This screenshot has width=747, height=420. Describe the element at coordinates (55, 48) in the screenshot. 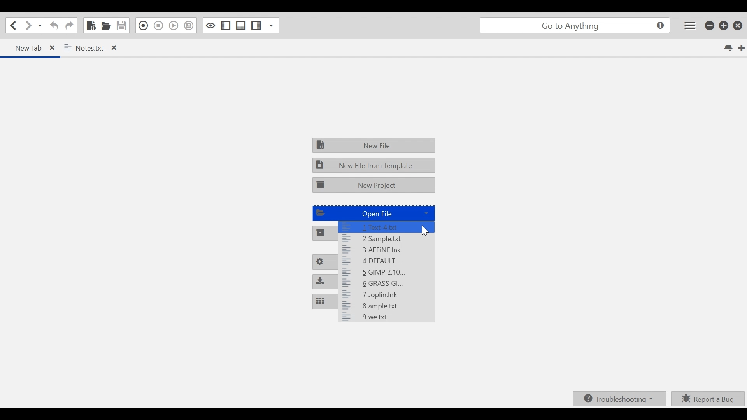

I see `close` at that location.